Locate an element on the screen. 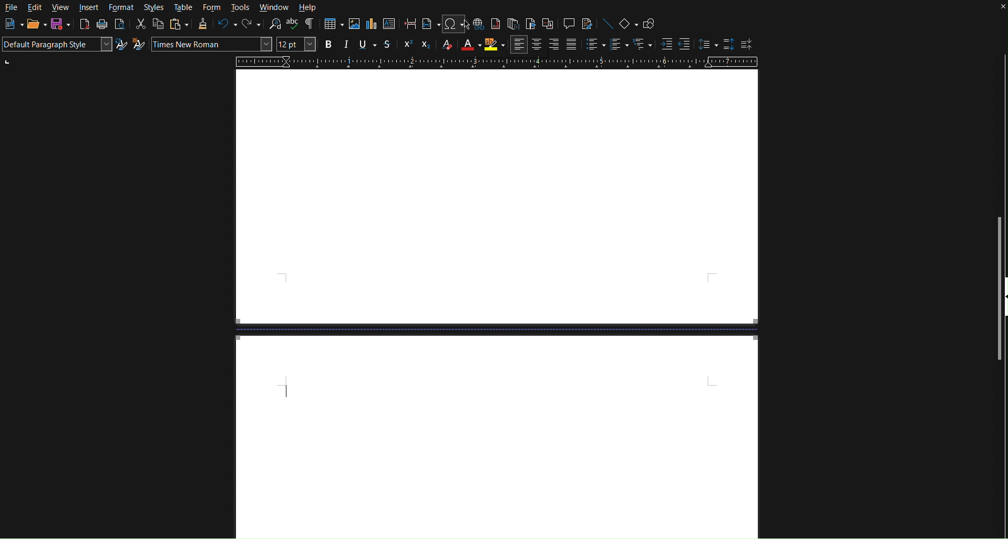 This screenshot has height=539, width=1008. Insert textbox is located at coordinates (389, 25).